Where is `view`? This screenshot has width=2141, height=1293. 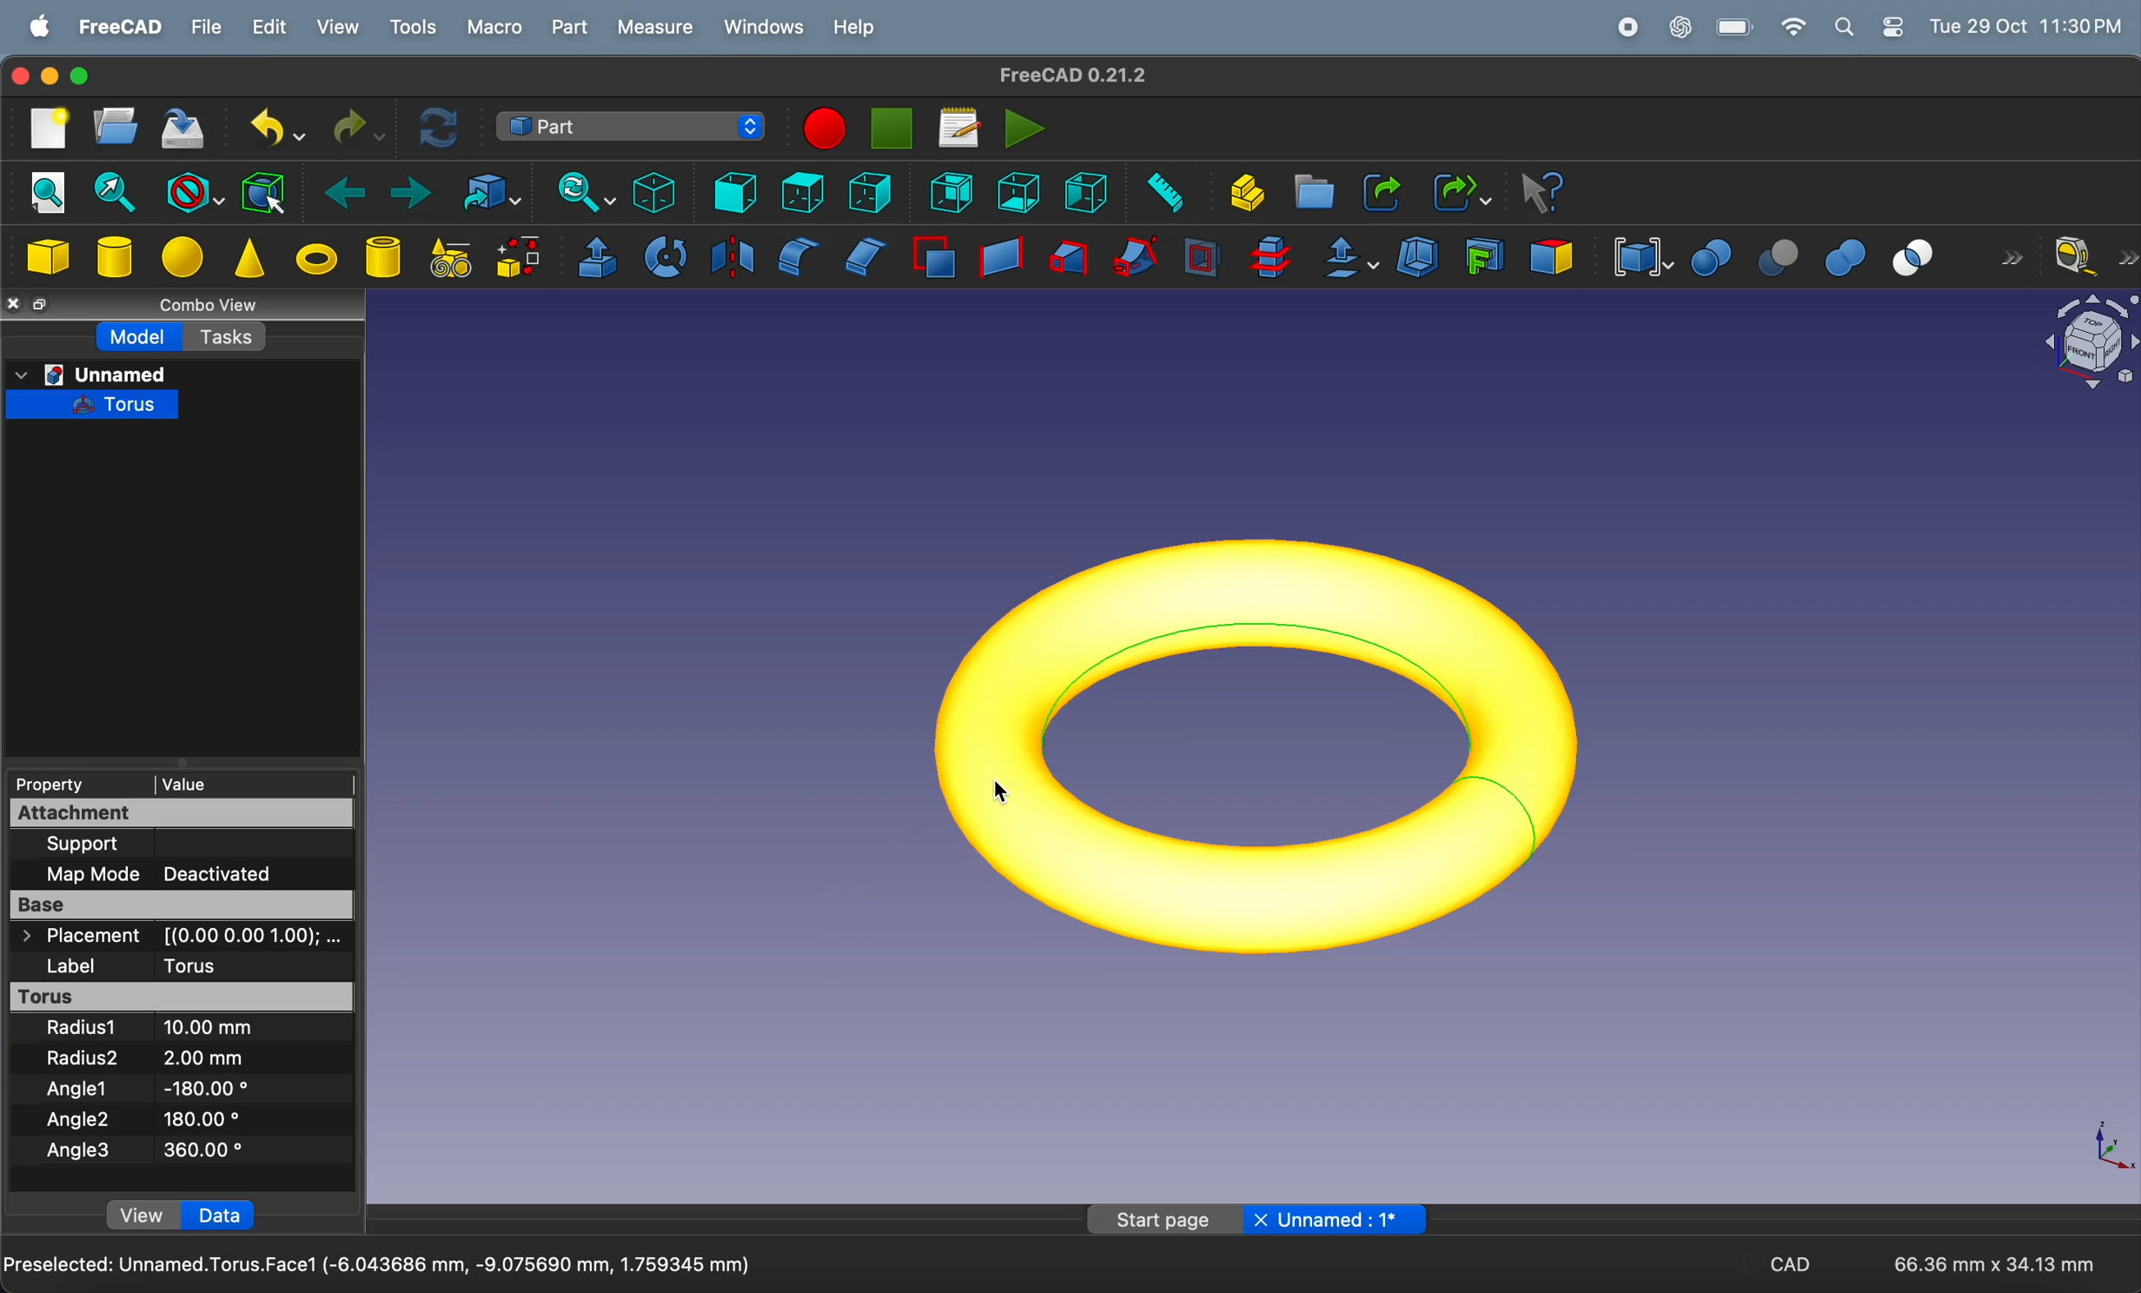 view is located at coordinates (336, 27).